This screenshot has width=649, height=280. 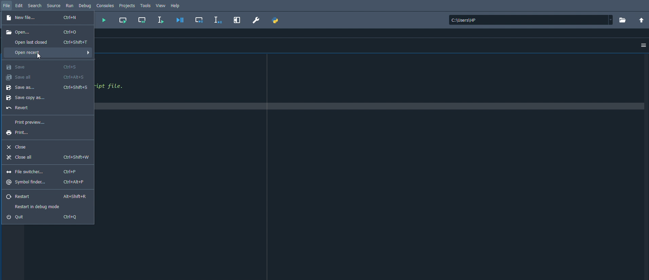 What do you see at coordinates (45, 76) in the screenshot?
I see `Save all` at bounding box center [45, 76].